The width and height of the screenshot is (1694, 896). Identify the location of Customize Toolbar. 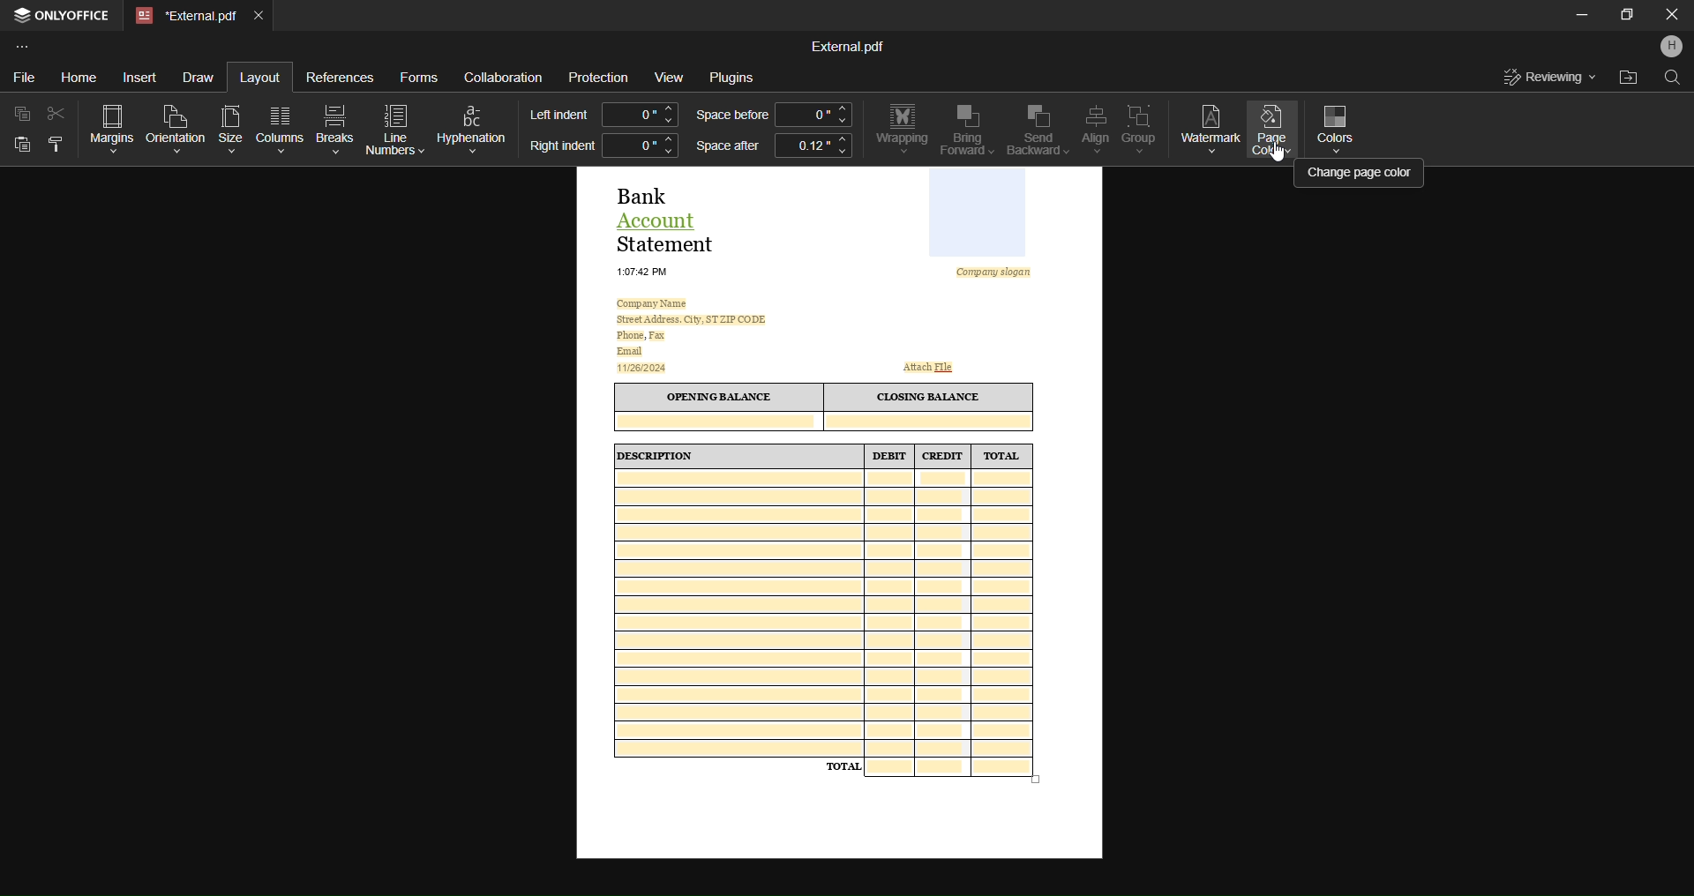
(23, 47).